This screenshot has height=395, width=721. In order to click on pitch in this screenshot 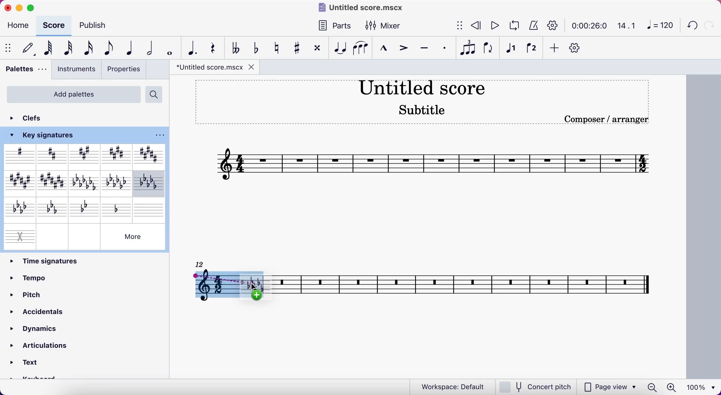, I will do `click(56, 294)`.